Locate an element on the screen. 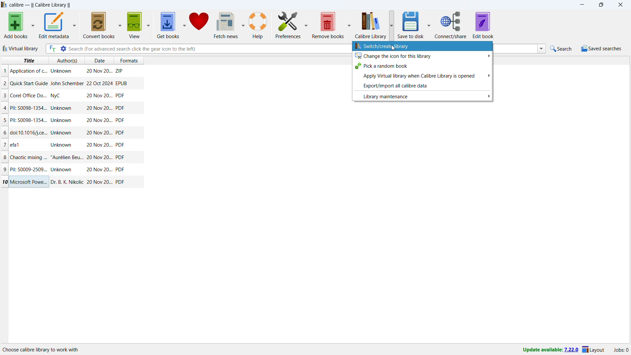 This screenshot has width=631, height=355. view is located at coordinates (134, 25).